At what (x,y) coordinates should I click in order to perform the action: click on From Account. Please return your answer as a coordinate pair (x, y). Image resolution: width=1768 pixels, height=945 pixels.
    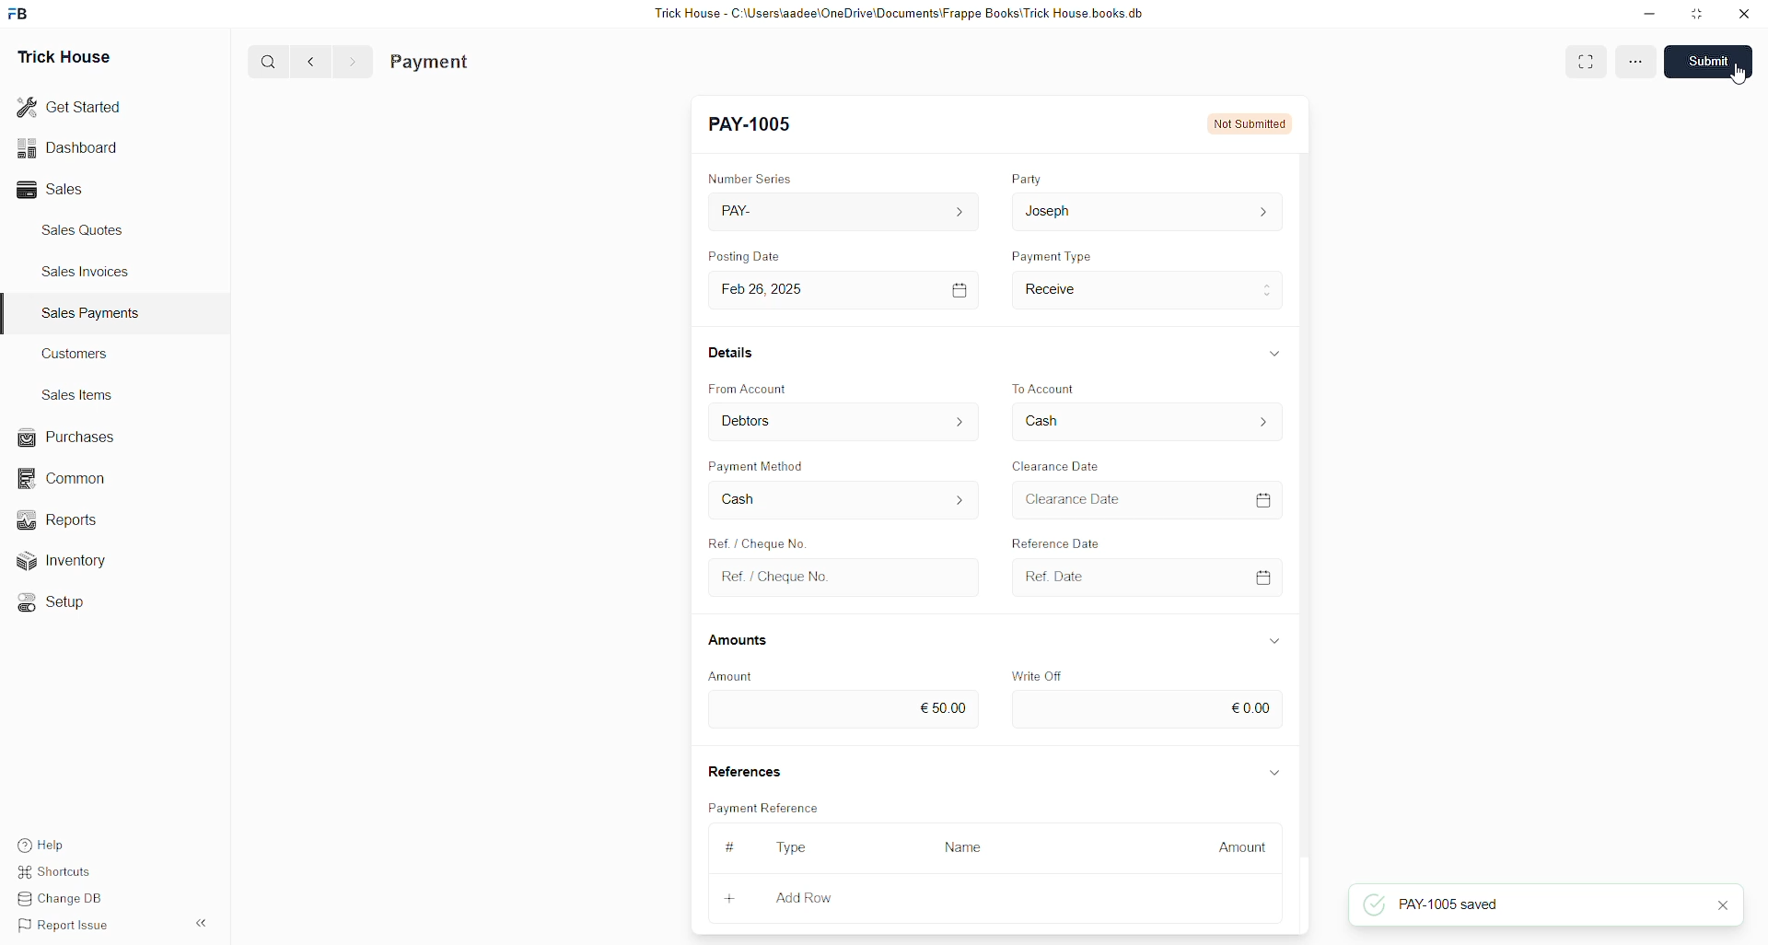
    Looking at the image, I should click on (749, 389).